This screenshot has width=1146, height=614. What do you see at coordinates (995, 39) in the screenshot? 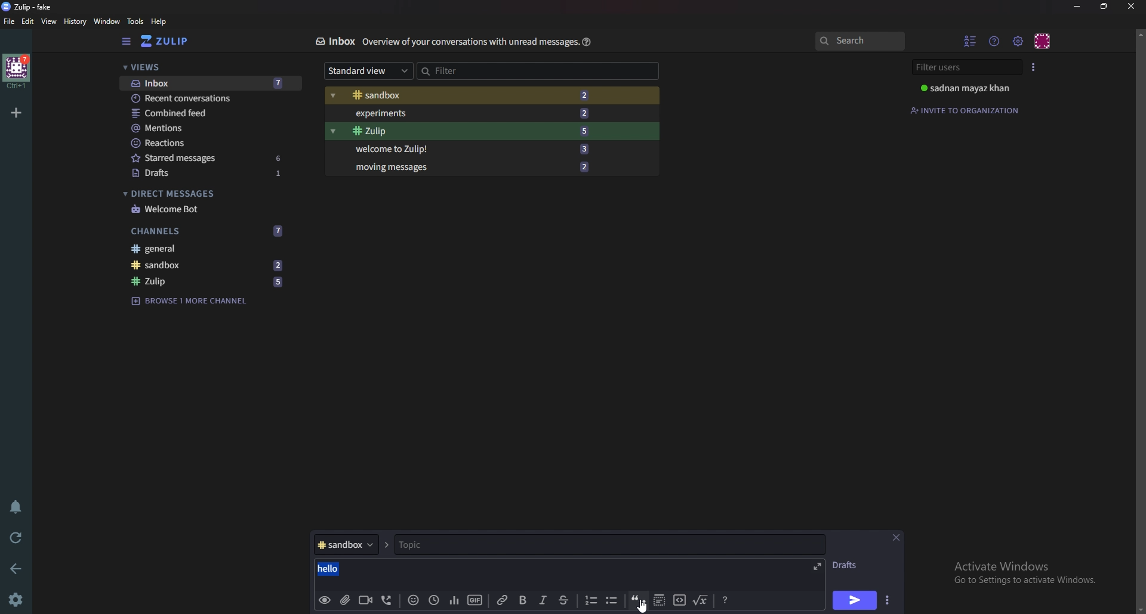
I see `Help menu` at bounding box center [995, 39].